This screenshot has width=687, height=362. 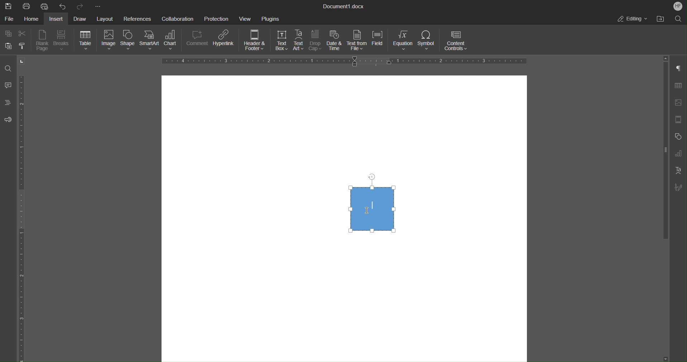 What do you see at coordinates (681, 187) in the screenshot?
I see `Signature` at bounding box center [681, 187].